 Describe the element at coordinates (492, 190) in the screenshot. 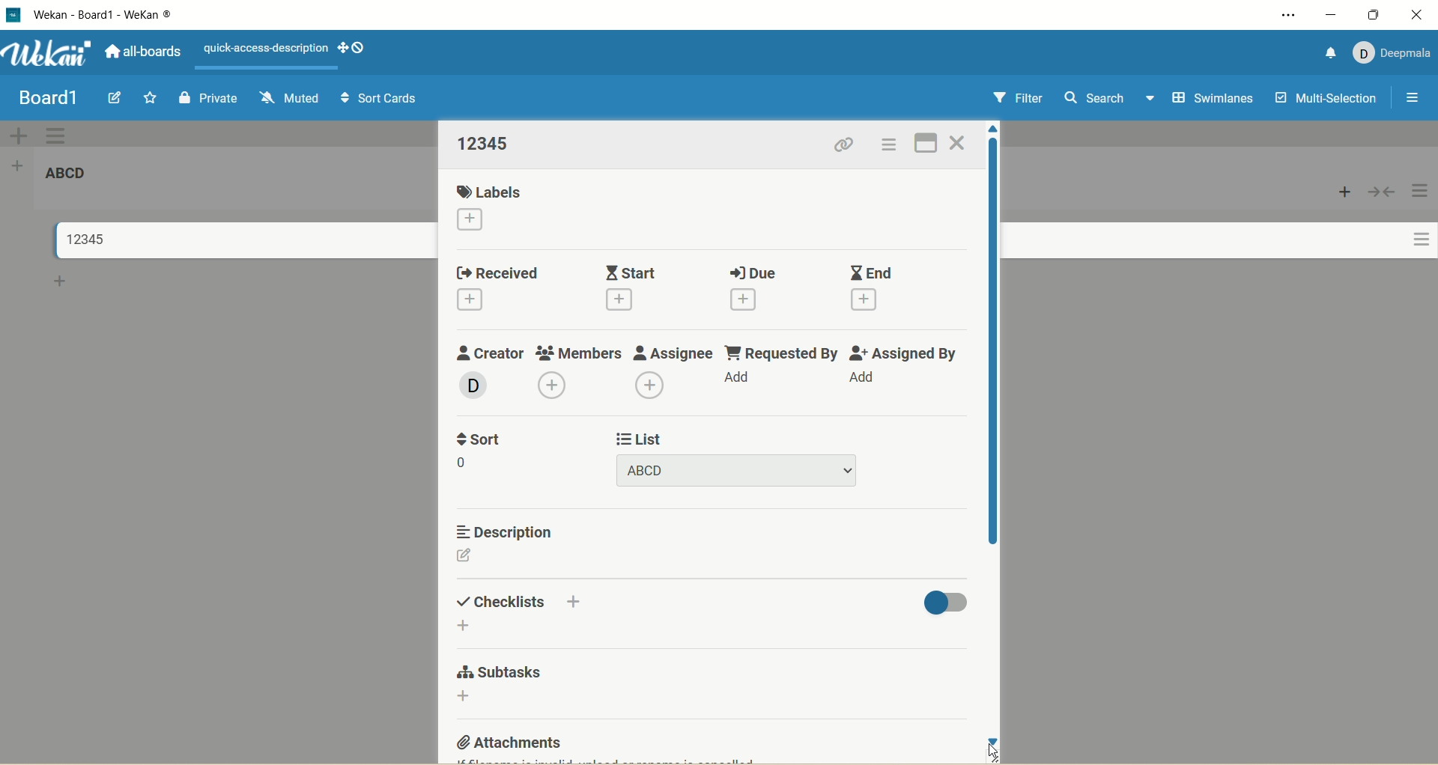

I see `labels` at that location.